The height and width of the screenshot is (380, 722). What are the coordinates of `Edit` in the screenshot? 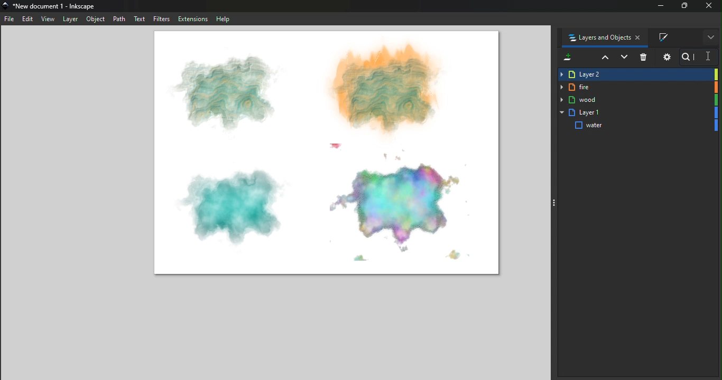 It's located at (28, 20).